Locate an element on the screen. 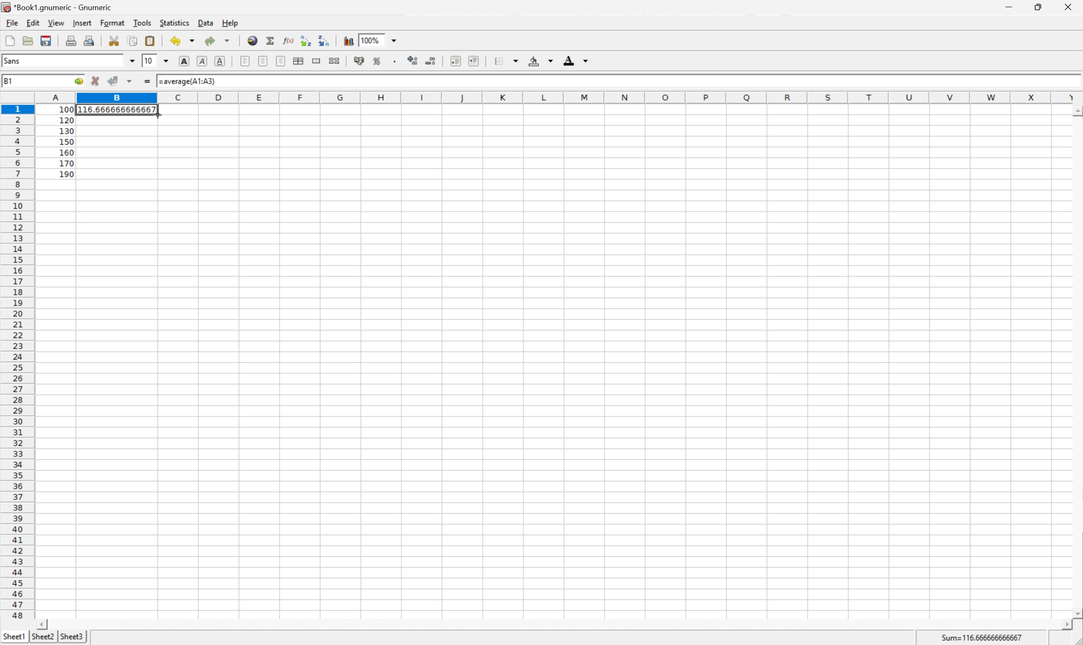 The width and height of the screenshot is (1083, 645). Edit function in current cell is located at coordinates (288, 41).